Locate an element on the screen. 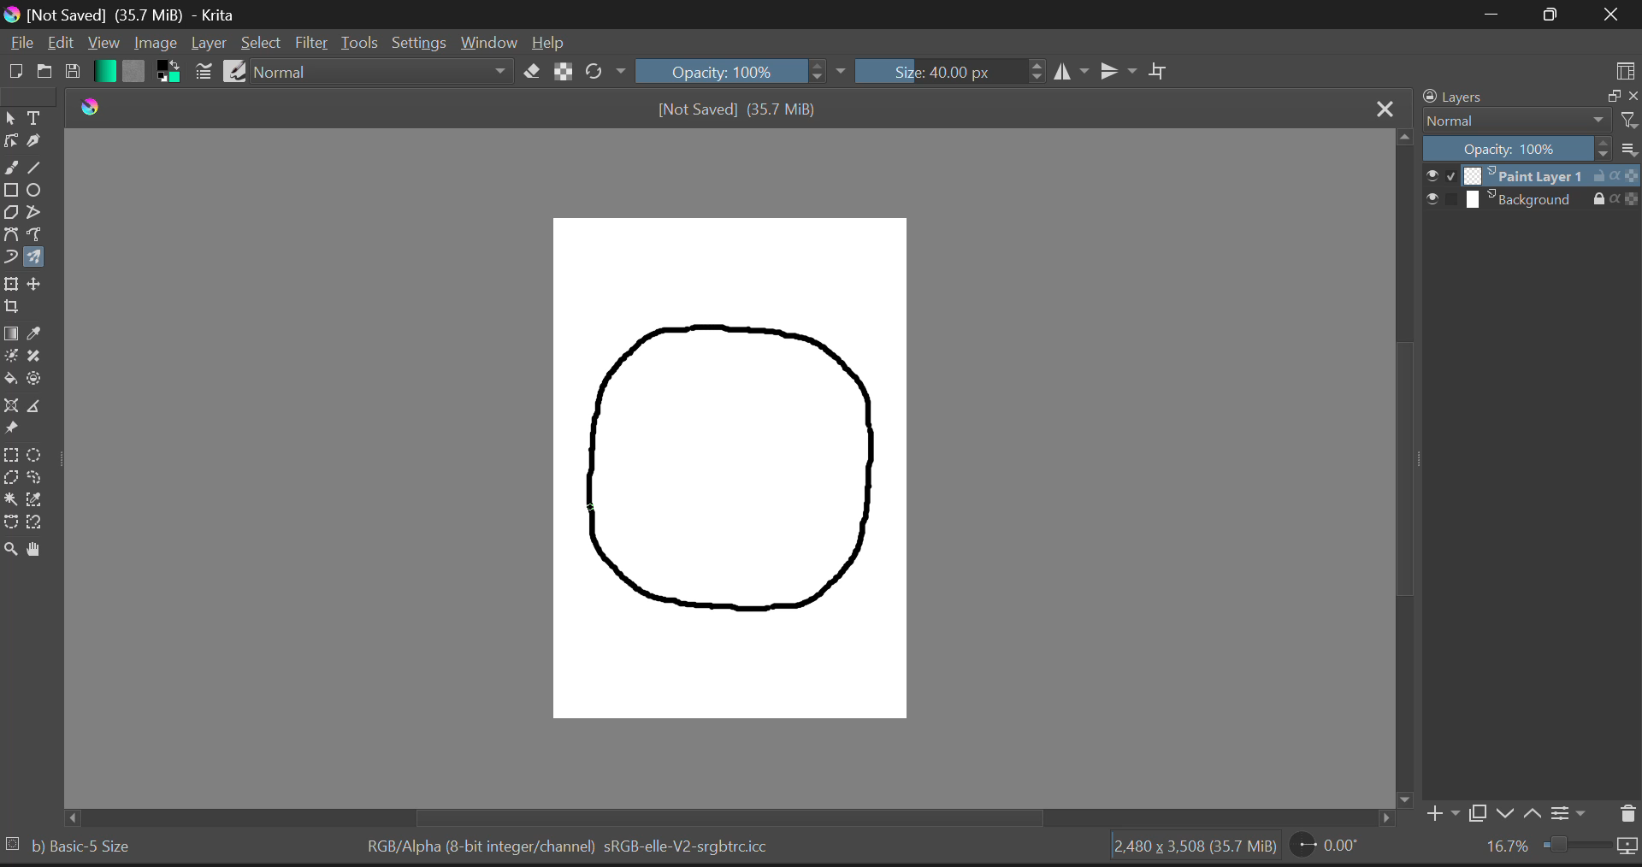 This screenshot has height=867, width=1642. Tools is located at coordinates (360, 44).